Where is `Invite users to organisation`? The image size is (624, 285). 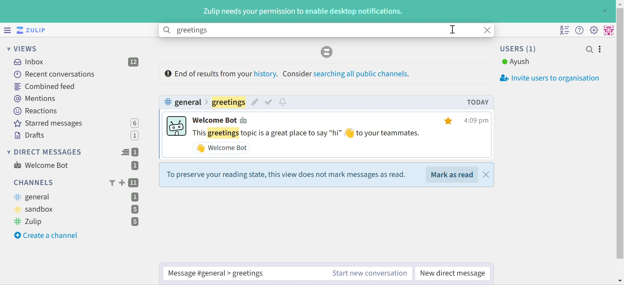
Invite users to organisation is located at coordinates (546, 78).